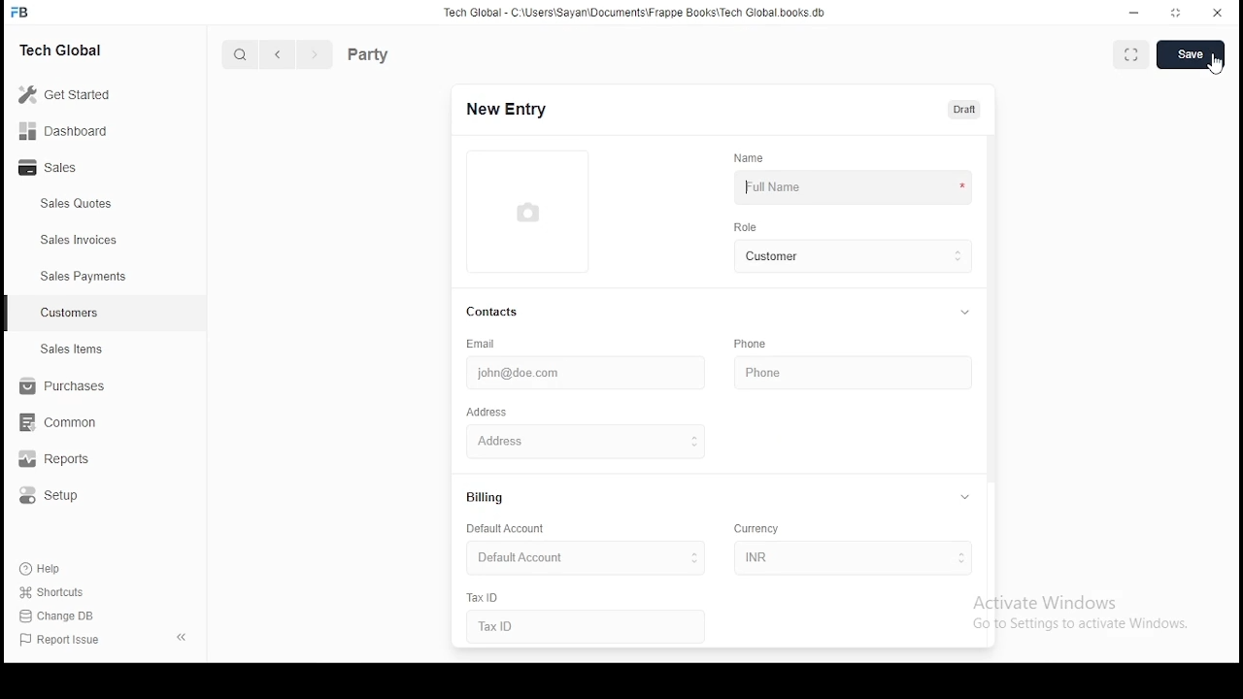  What do you see at coordinates (559, 439) in the screenshot?
I see `address` at bounding box center [559, 439].